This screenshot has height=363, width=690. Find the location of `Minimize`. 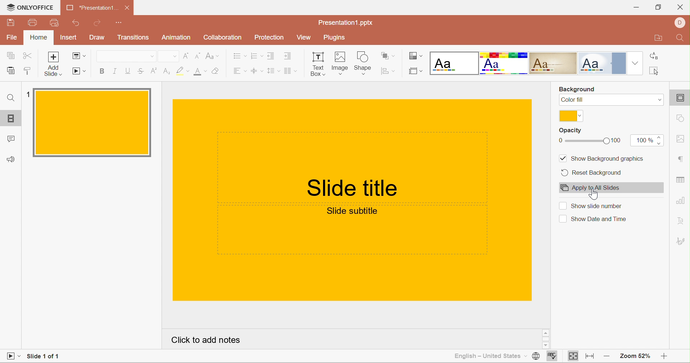

Minimize is located at coordinates (636, 8).